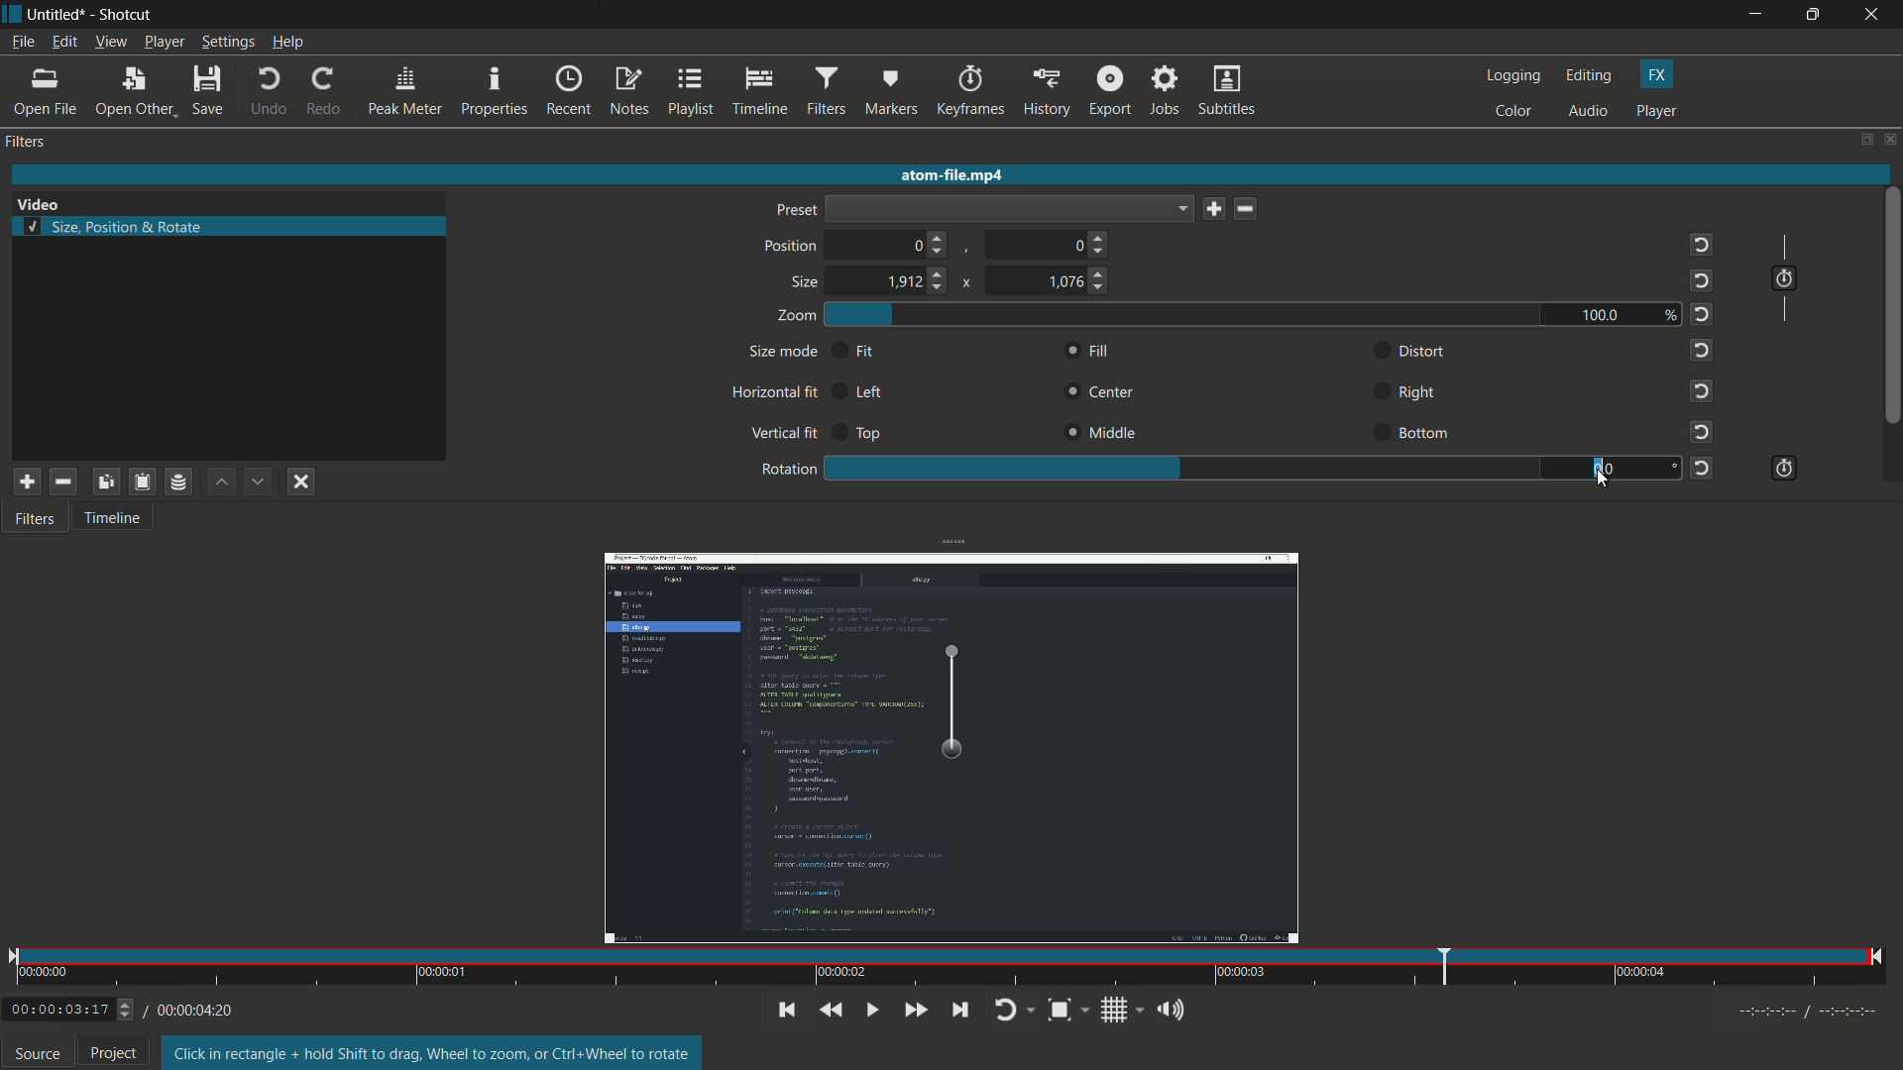  Describe the element at coordinates (1889, 139) in the screenshot. I see `close panel` at that location.